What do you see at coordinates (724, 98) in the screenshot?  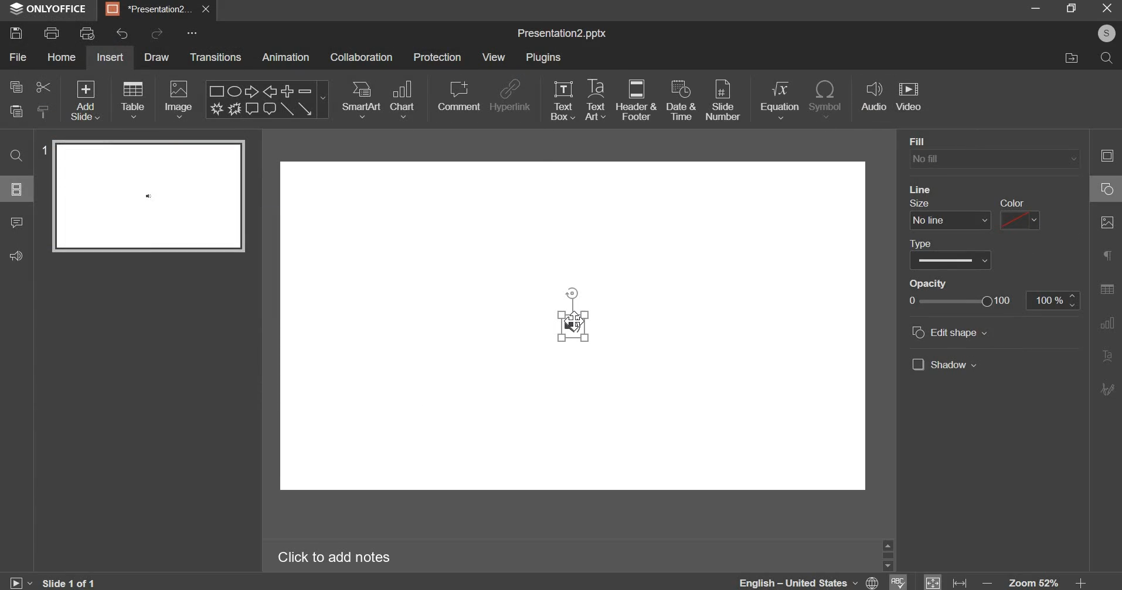 I see `slide number` at bounding box center [724, 98].